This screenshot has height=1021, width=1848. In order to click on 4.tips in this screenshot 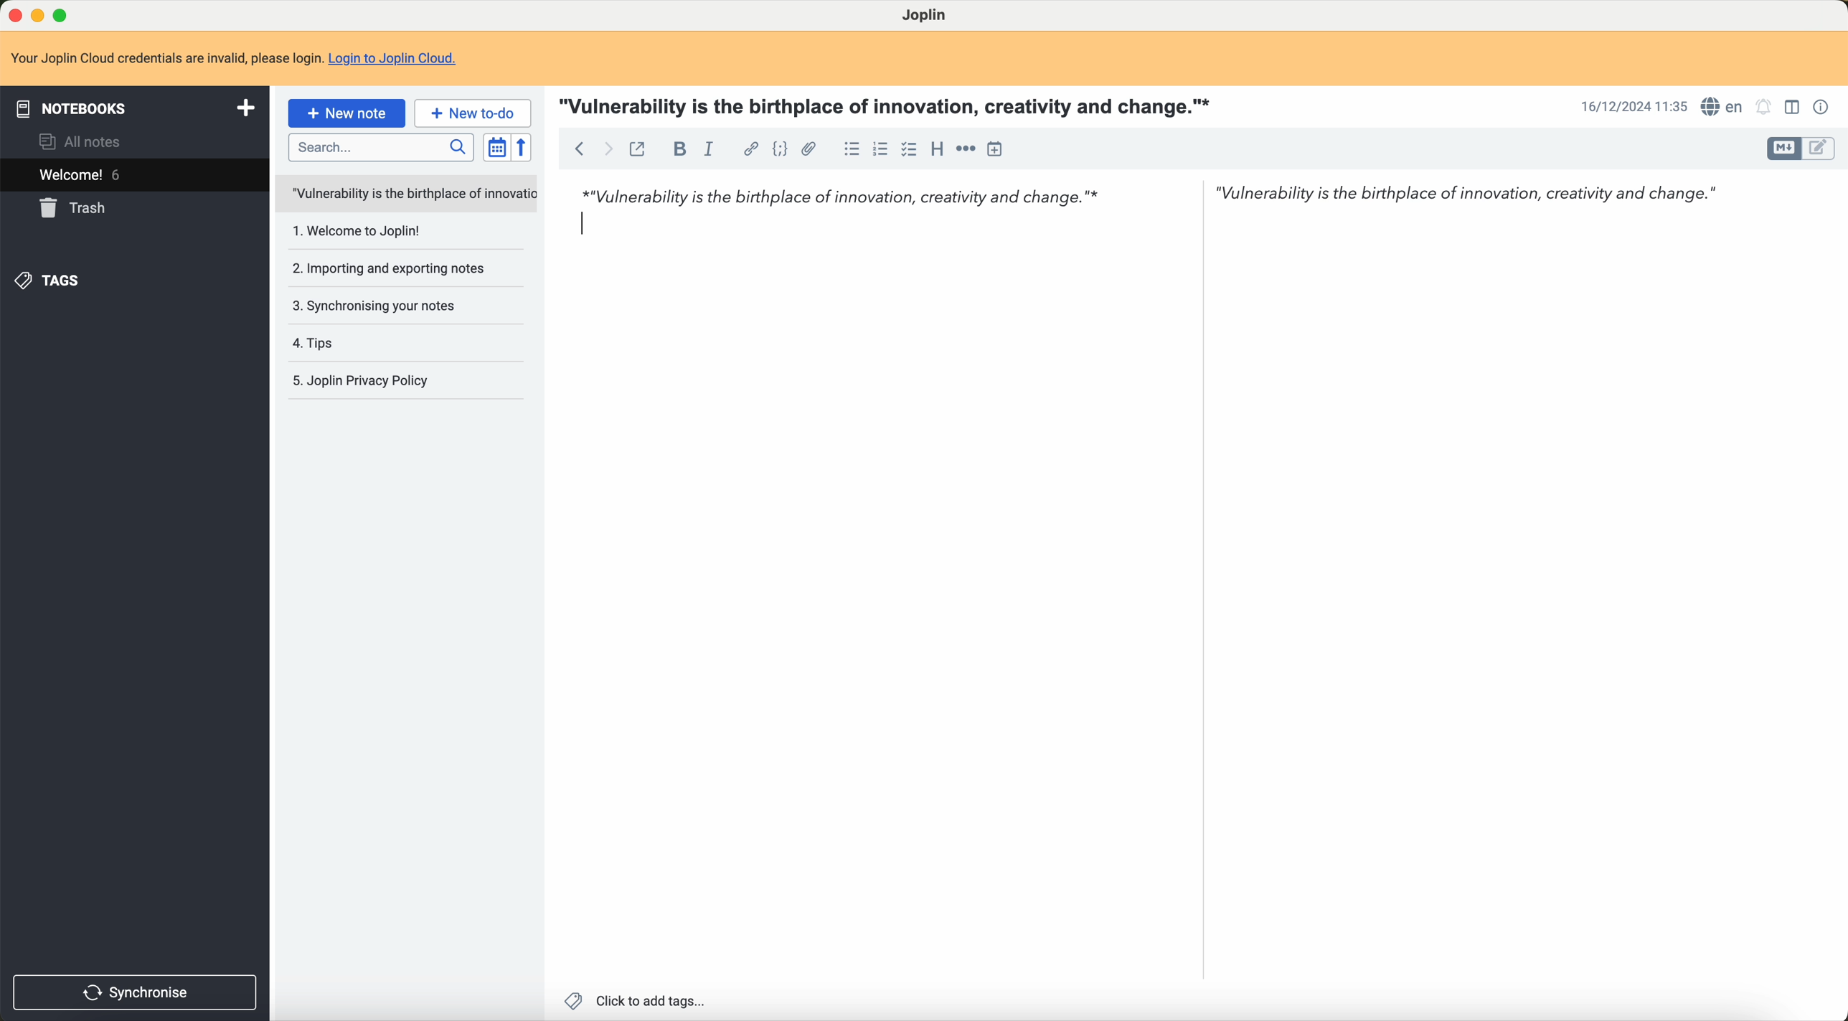, I will do `click(319, 344)`.